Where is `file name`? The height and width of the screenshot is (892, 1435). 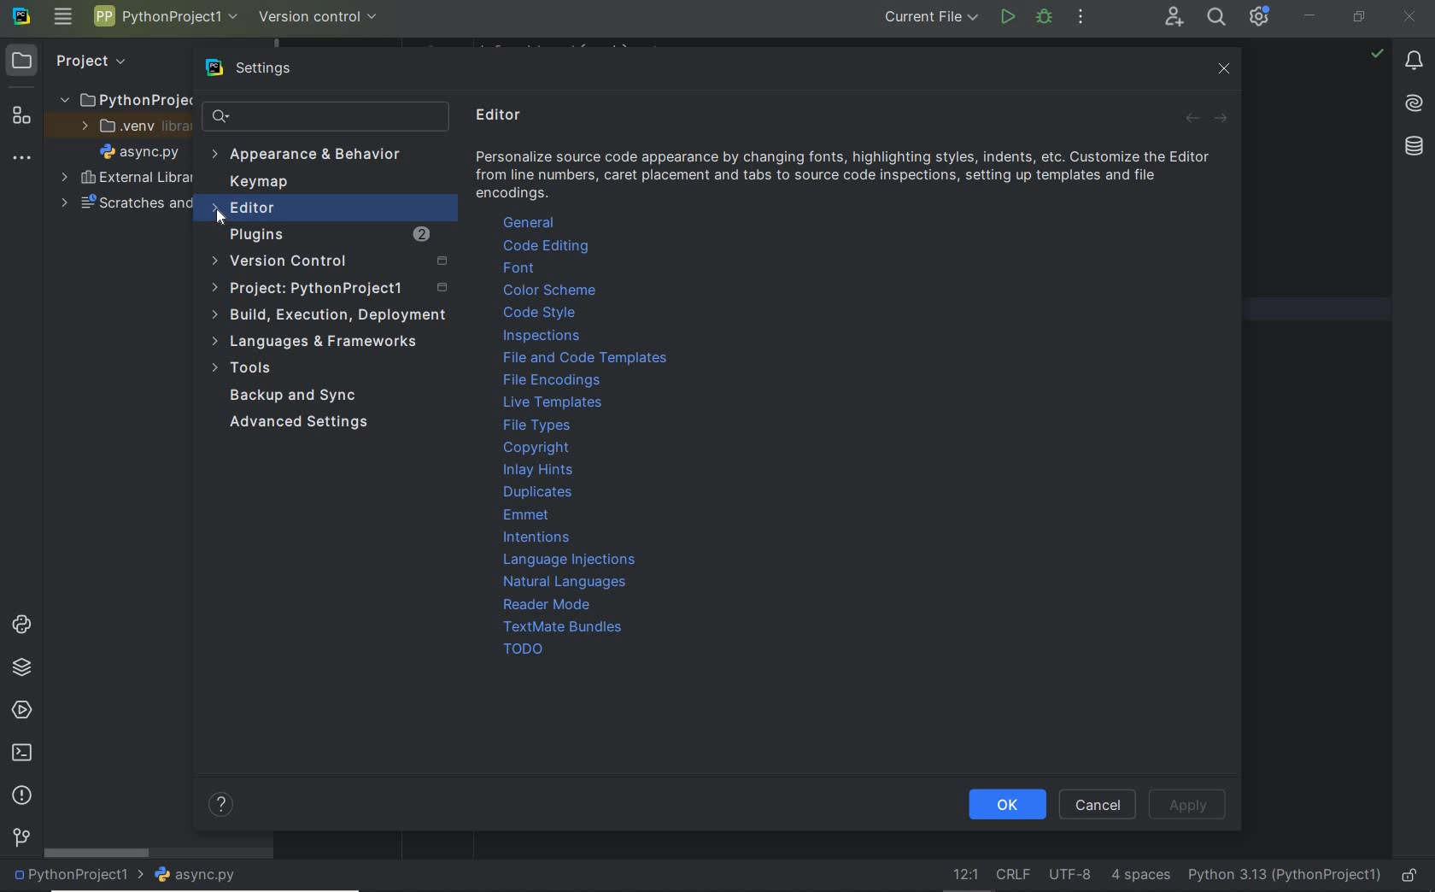
file name is located at coordinates (143, 154).